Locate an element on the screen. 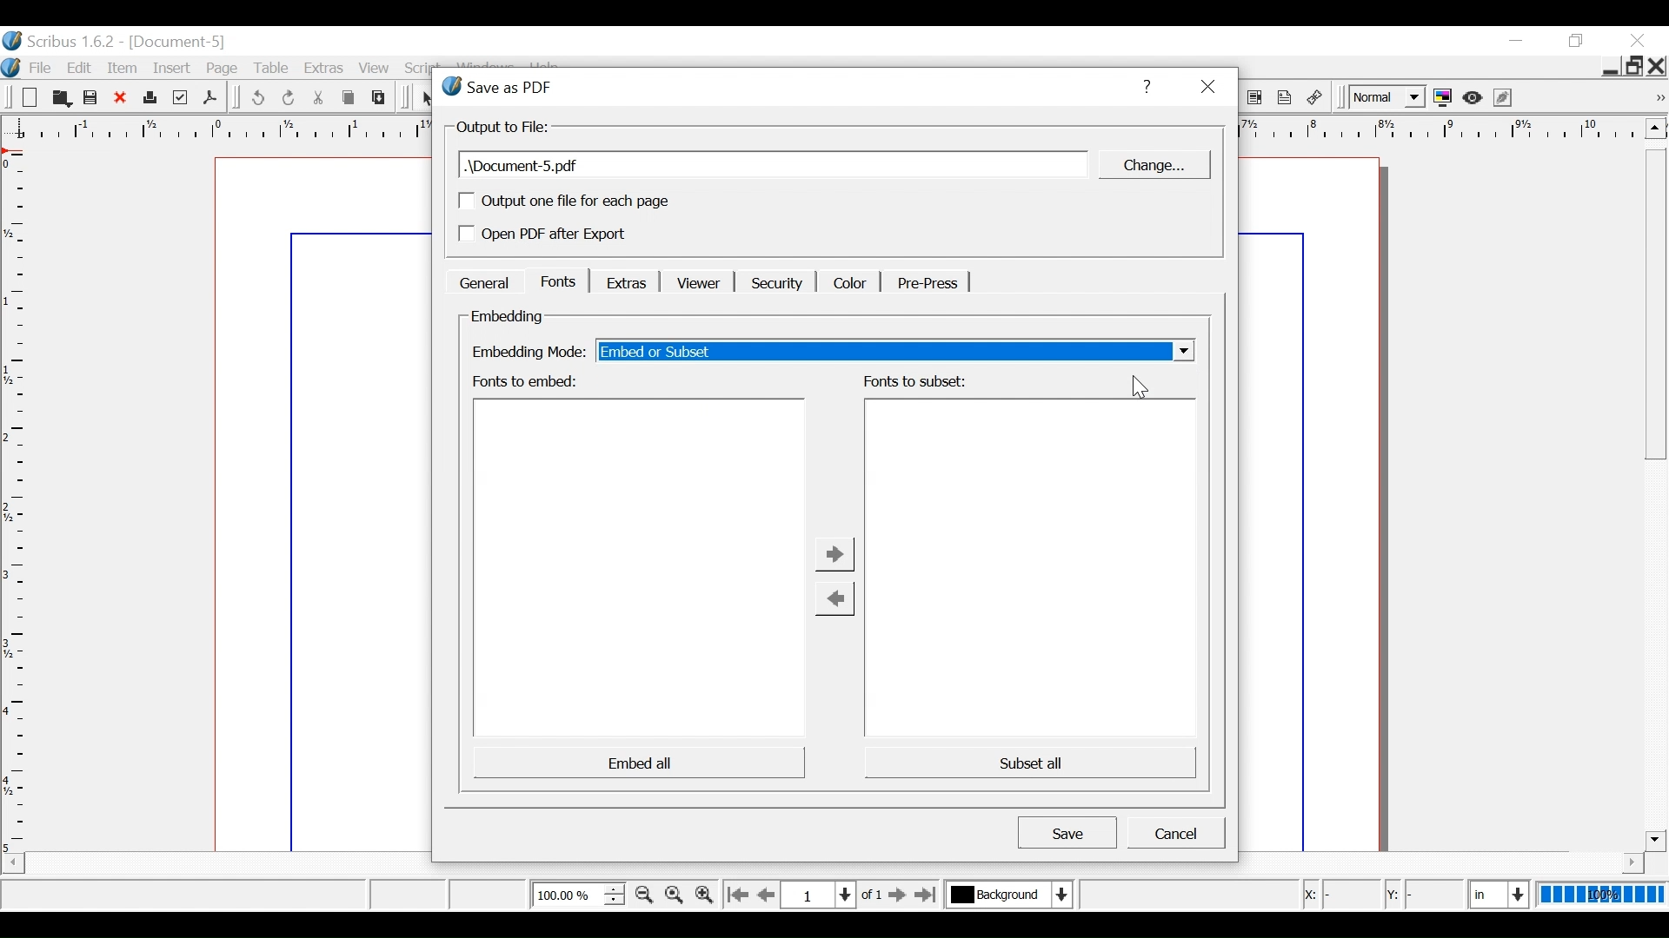 The width and height of the screenshot is (1669, 938). minimize is located at coordinates (1608, 69).